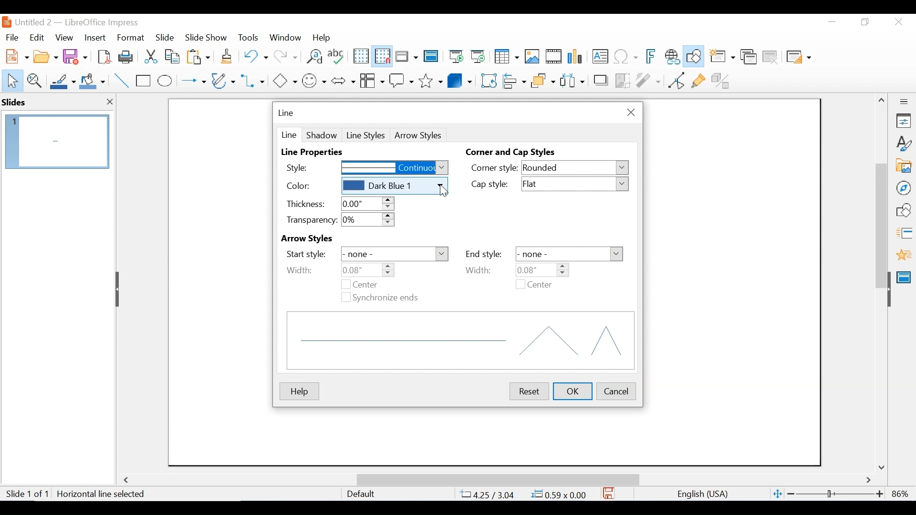 The width and height of the screenshot is (916, 515). I want to click on Line , so click(288, 134).